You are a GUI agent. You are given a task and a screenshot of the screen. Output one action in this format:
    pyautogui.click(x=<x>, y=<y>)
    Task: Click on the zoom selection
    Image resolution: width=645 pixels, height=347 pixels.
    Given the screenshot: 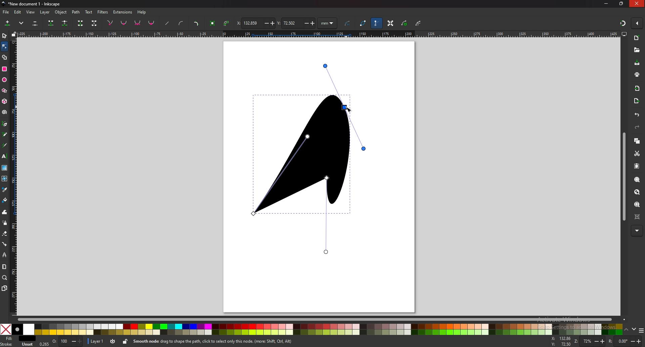 What is the action you would take?
    pyautogui.click(x=637, y=180)
    